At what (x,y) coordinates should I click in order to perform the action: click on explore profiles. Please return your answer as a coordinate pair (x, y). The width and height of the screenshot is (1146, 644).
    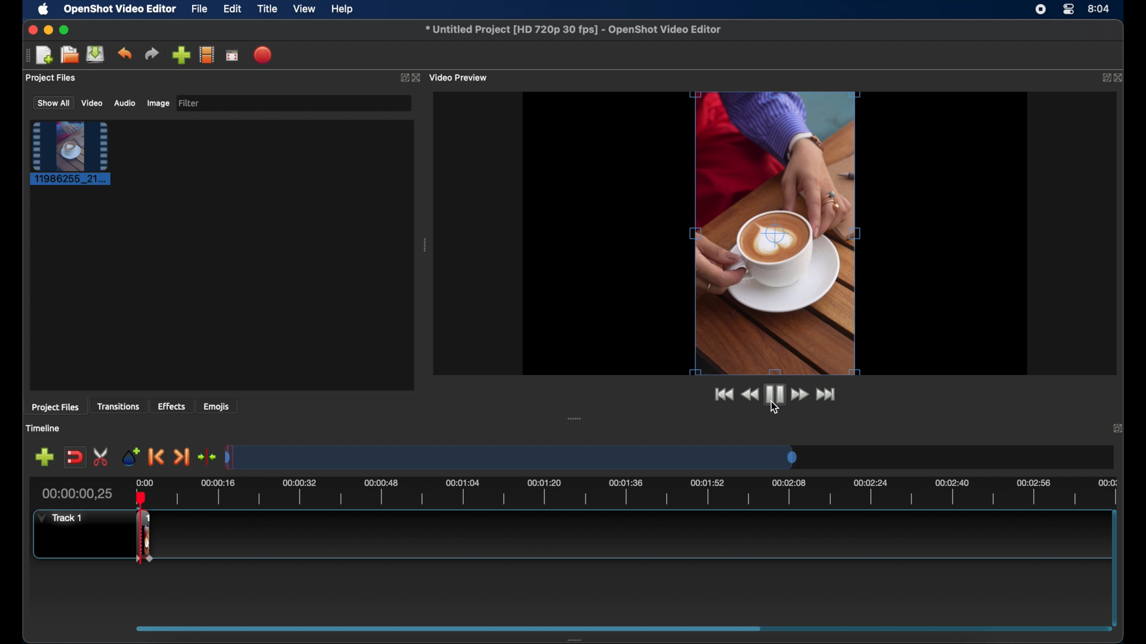
    Looking at the image, I should click on (207, 55).